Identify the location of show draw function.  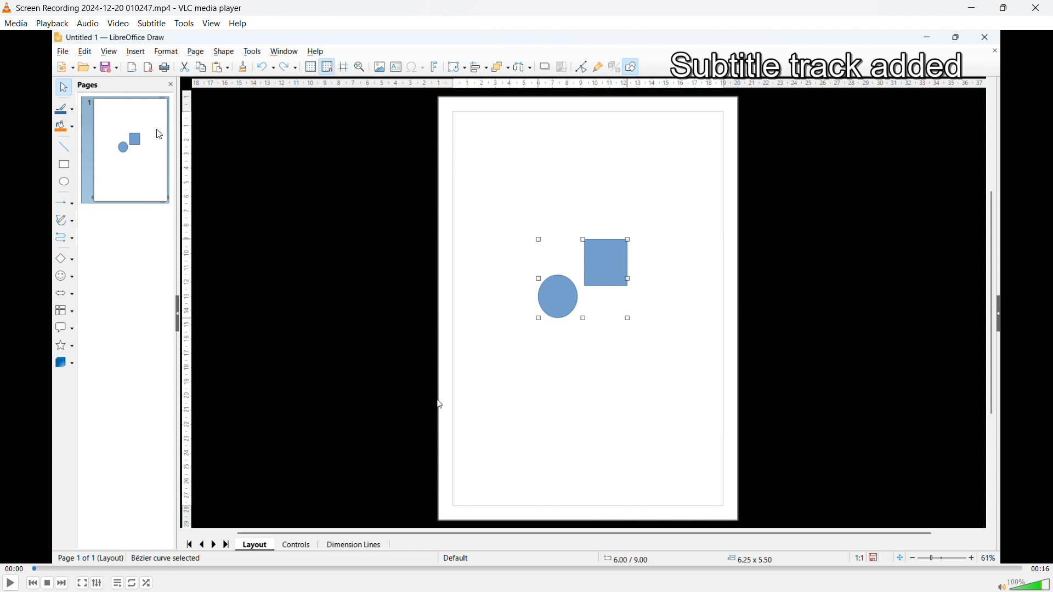
(631, 66).